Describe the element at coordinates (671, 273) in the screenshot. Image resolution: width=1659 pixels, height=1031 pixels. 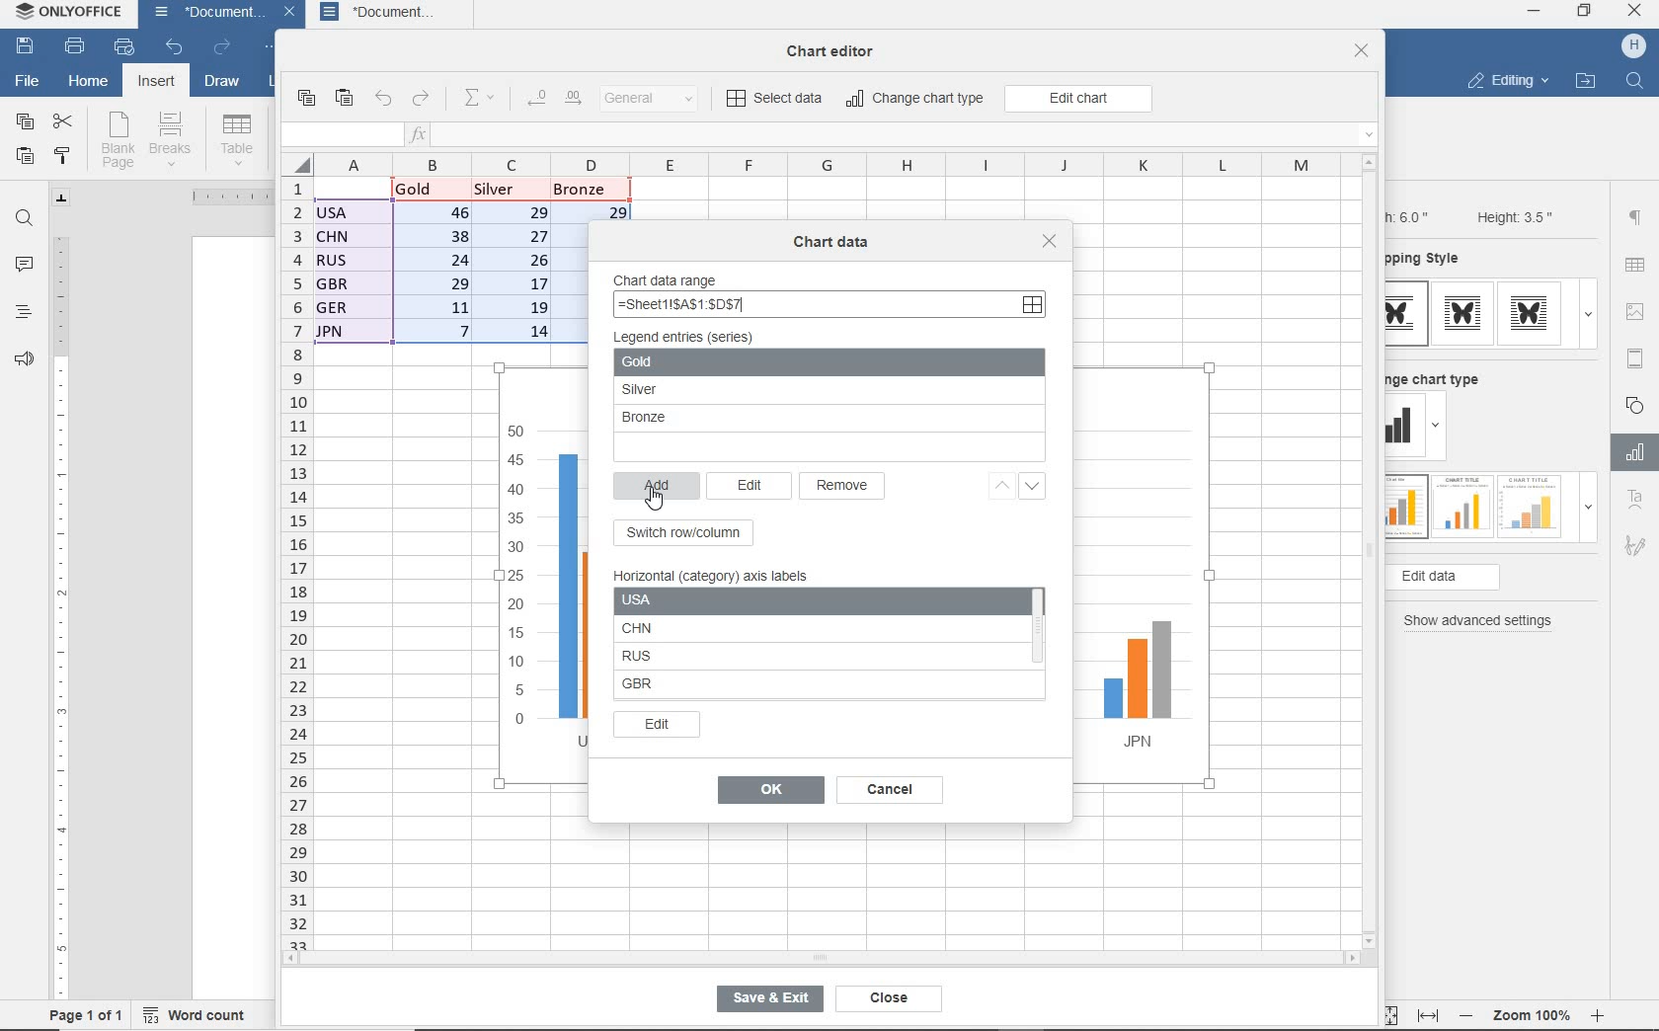
I see `chart data range` at that location.